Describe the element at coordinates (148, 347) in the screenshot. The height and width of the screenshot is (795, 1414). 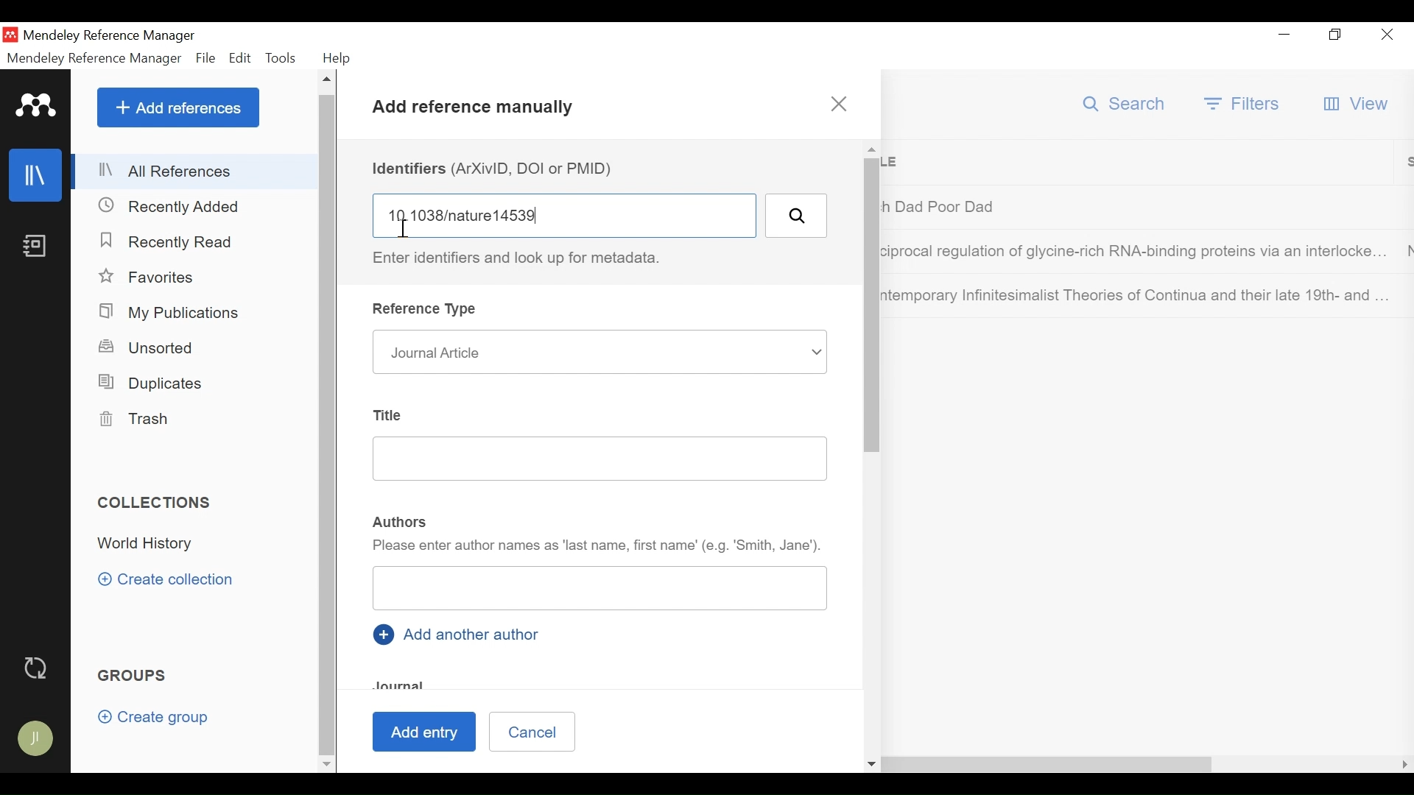
I see `Unsorted` at that location.